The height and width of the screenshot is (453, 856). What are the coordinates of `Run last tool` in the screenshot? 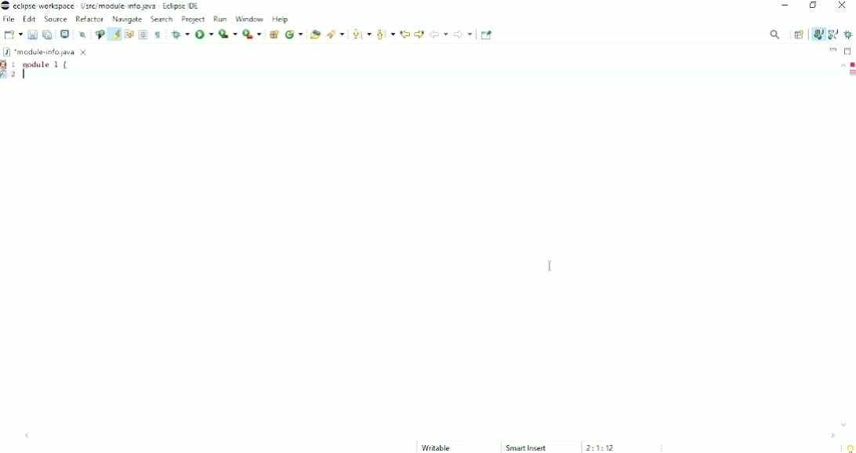 It's located at (252, 34).